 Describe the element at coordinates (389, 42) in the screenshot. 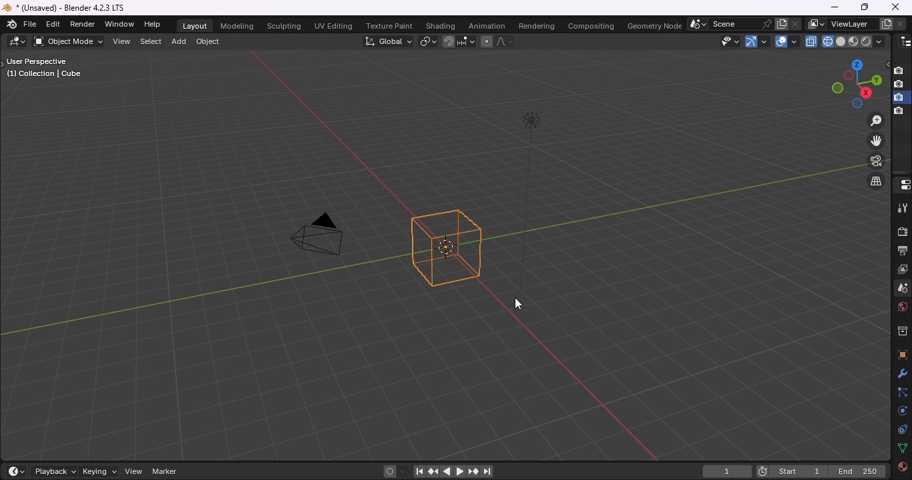

I see `Global` at that location.